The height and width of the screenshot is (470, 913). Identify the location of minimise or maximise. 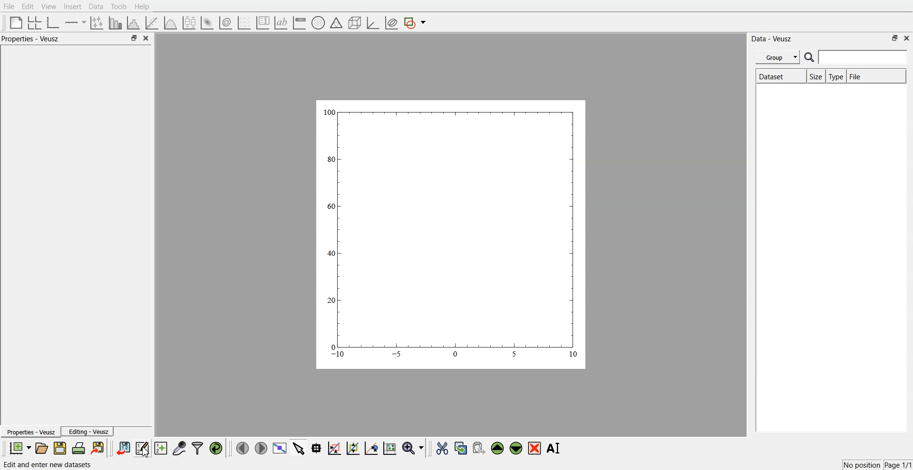
(134, 38).